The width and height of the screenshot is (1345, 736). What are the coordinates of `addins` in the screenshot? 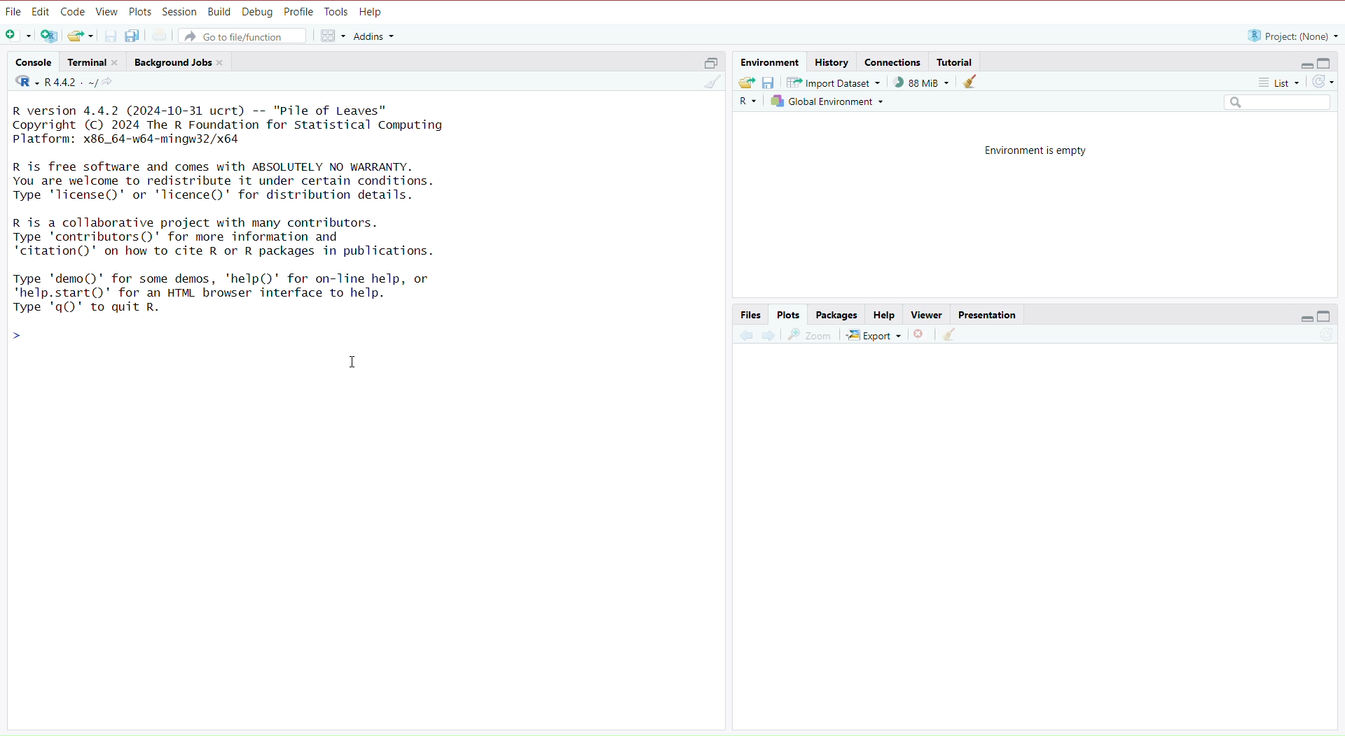 It's located at (375, 36).